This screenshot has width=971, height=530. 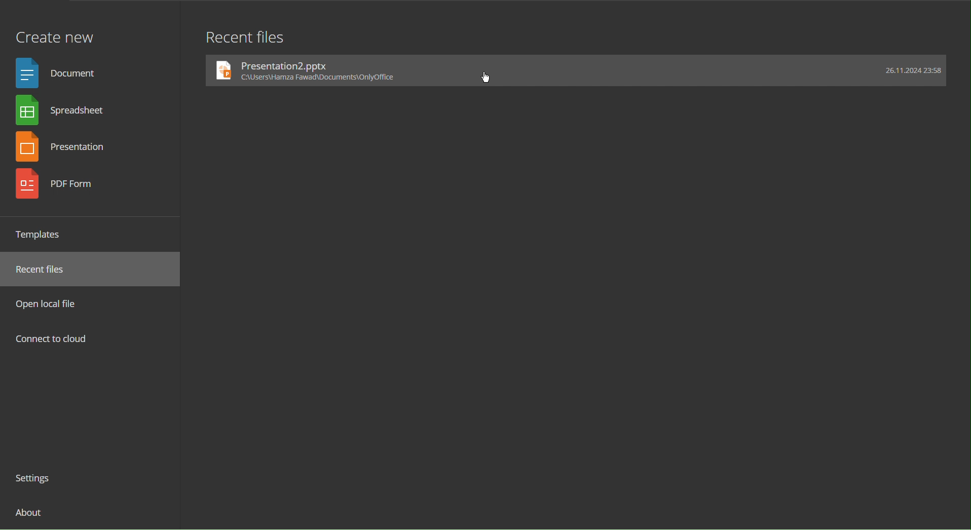 What do you see at coordinates (489, 77) in the screenshot?
I see `cursor` at bounding box center [489, 77].